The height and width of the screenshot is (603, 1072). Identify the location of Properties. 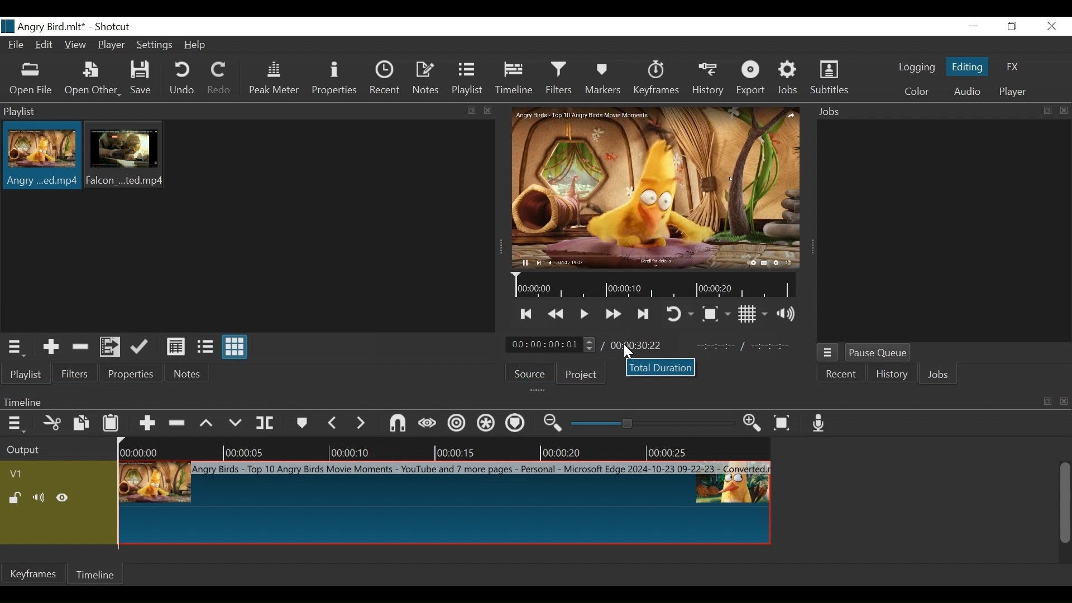
(336, 79).